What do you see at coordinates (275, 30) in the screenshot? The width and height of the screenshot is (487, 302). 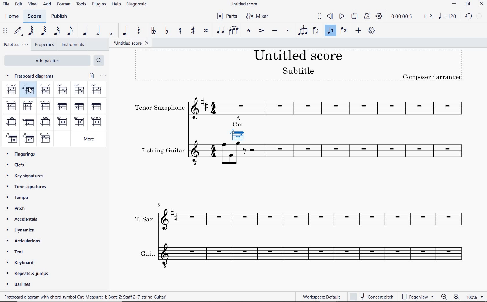 I see `TENUTO` at bounding box center [275, 30].